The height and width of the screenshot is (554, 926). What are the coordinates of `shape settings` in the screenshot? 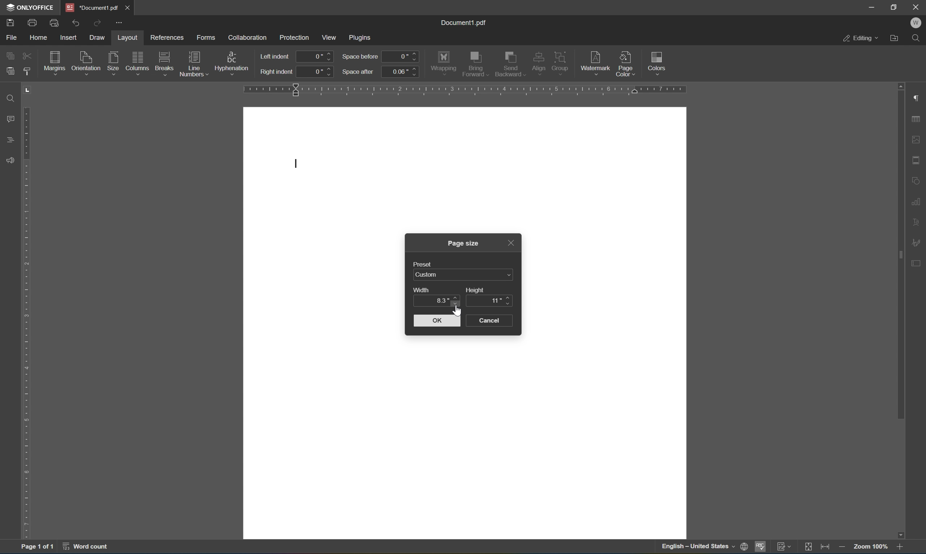 It's located at (918, 181).